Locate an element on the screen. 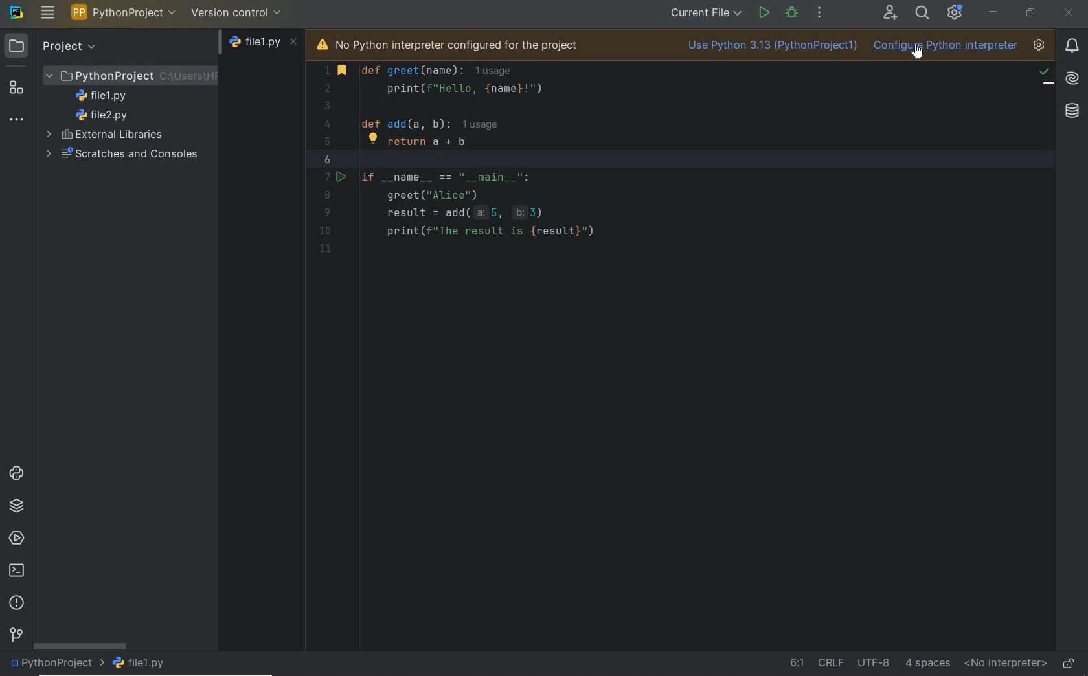  No python interpreter configured for the project is located at coordinates (467, 43).